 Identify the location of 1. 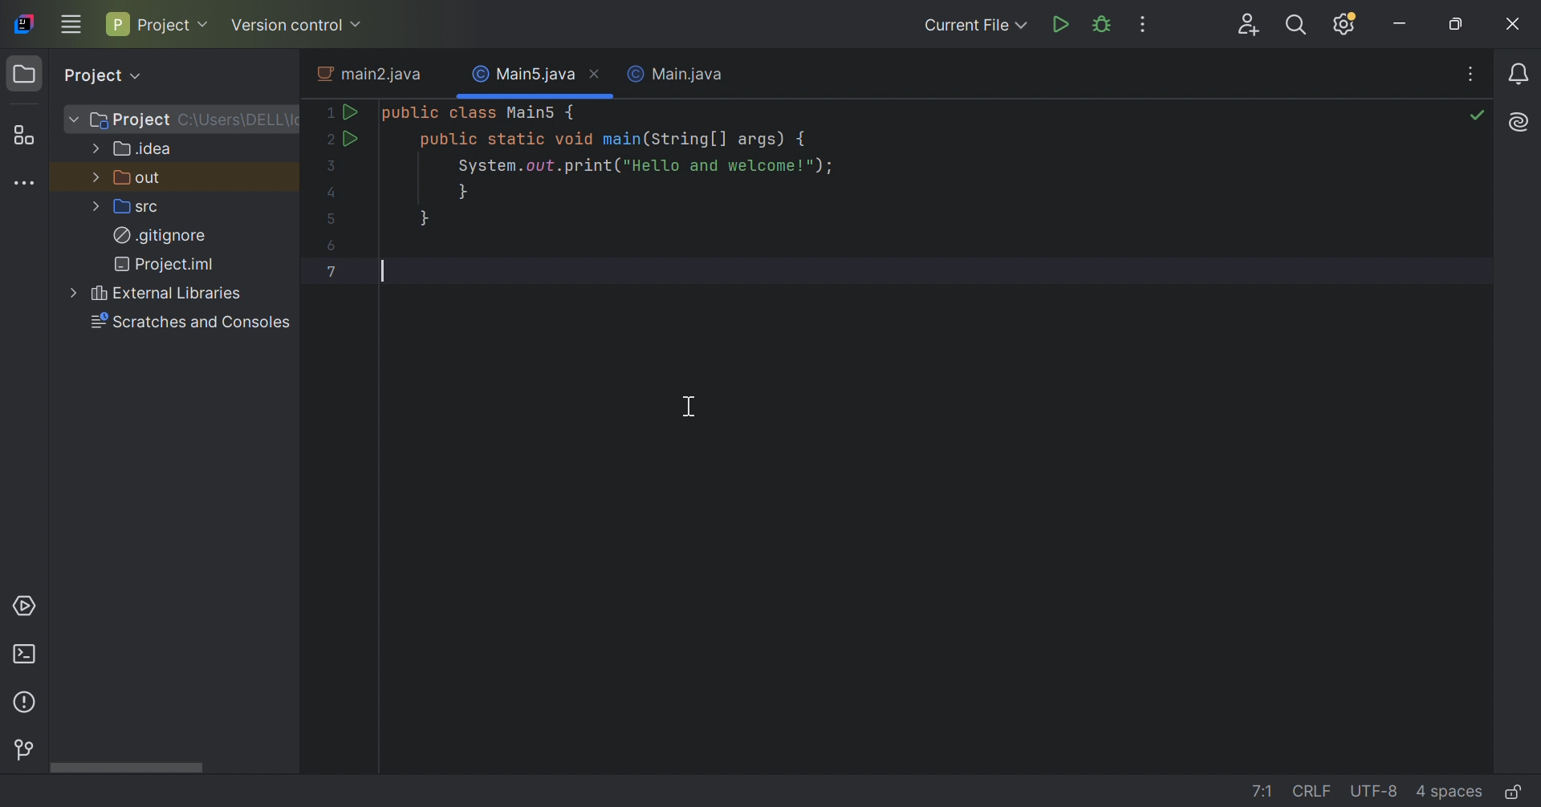
(326, 112).